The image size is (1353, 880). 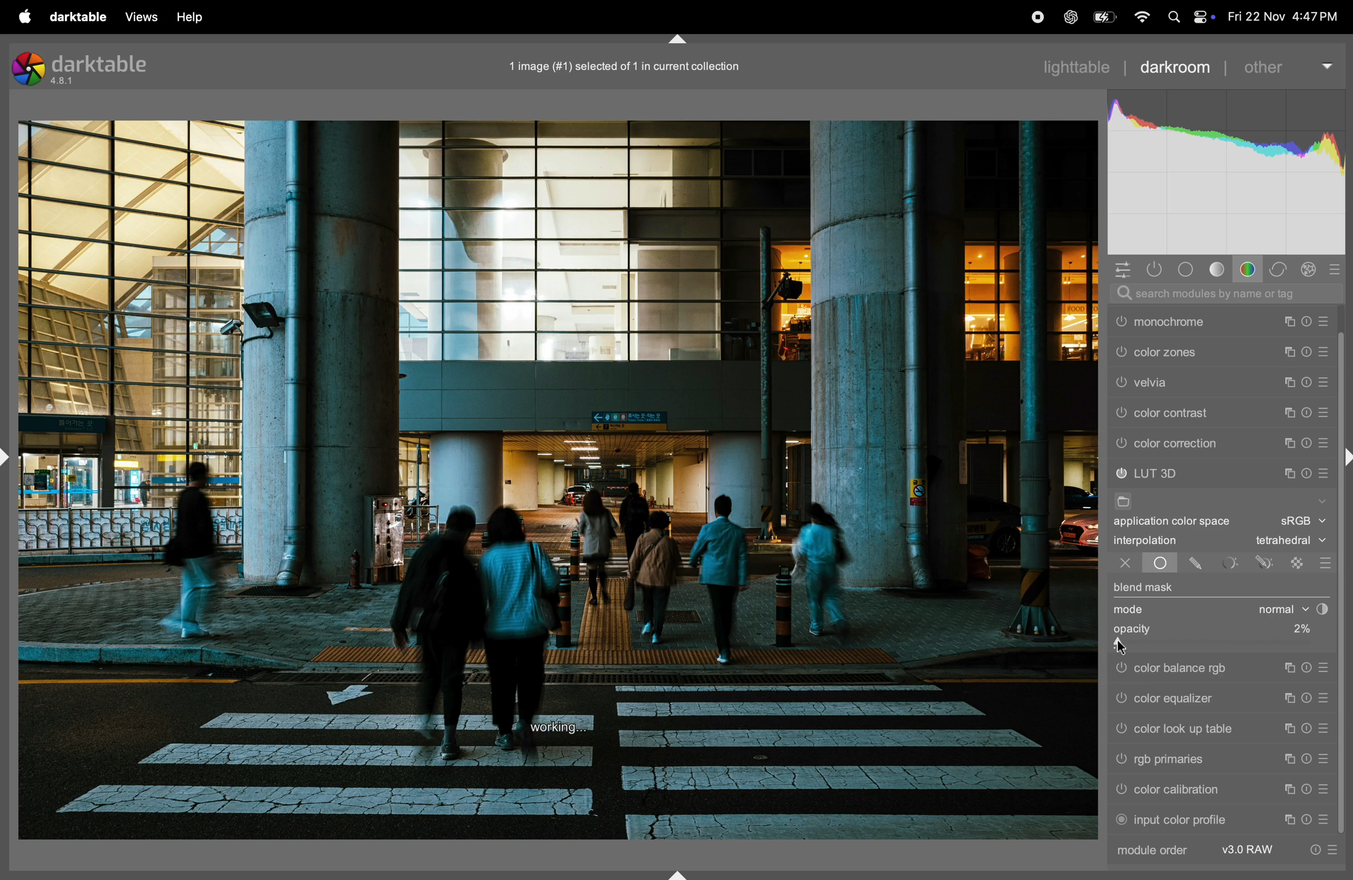 I want to click on search bar, so click(x=1229, y=294).